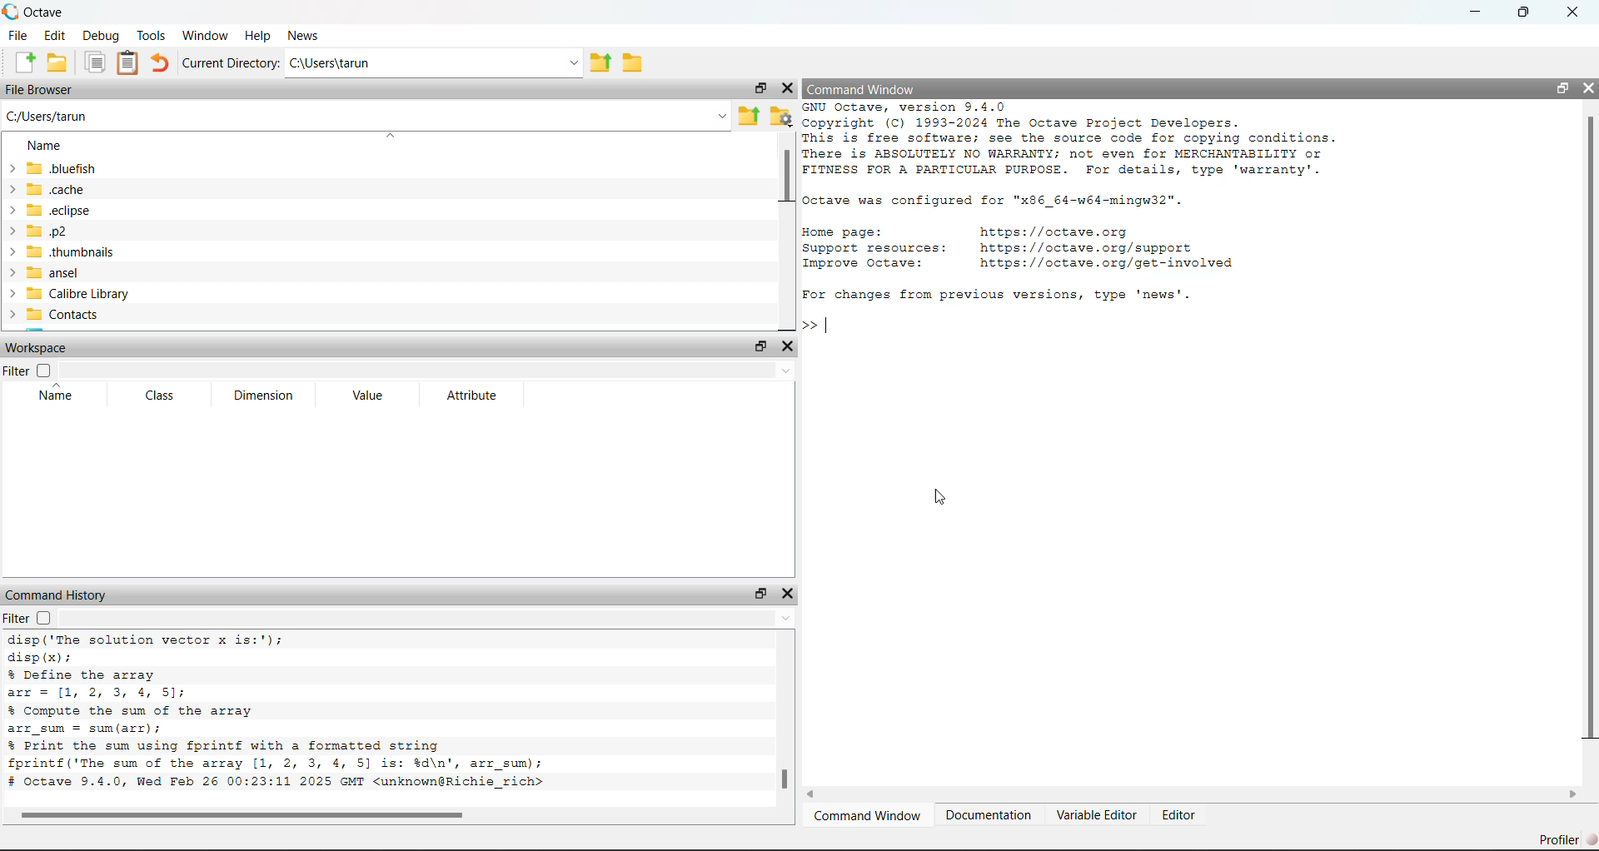 This screenshot has height=851, width=1599. I want to click on Current Directory:, so click(232, 64).